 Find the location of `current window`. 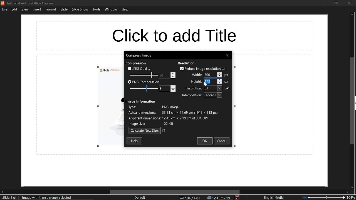

current window is located at coordinates (28, 3).